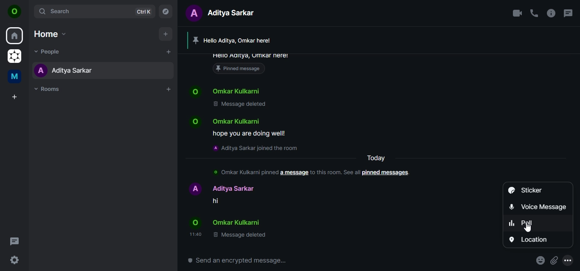 Image resolution: width=580 pixels, height=271 pixels. What do you see at coordinates (242, 172) in the screenshot?
I see `© Omkar Kulkarni pinned a message to this room. See all pinned messages` at bounding box center [242, 172].